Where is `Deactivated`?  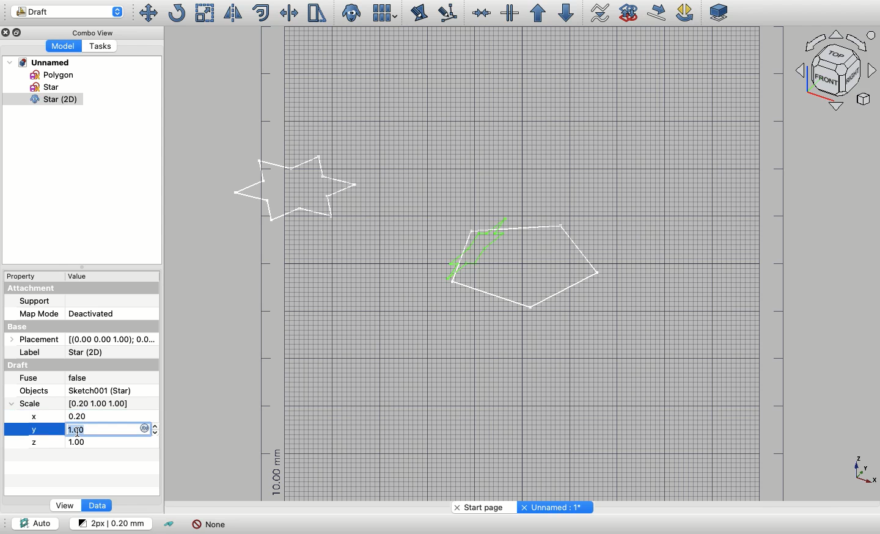 Deactivated is located at coordinates (102, 312).